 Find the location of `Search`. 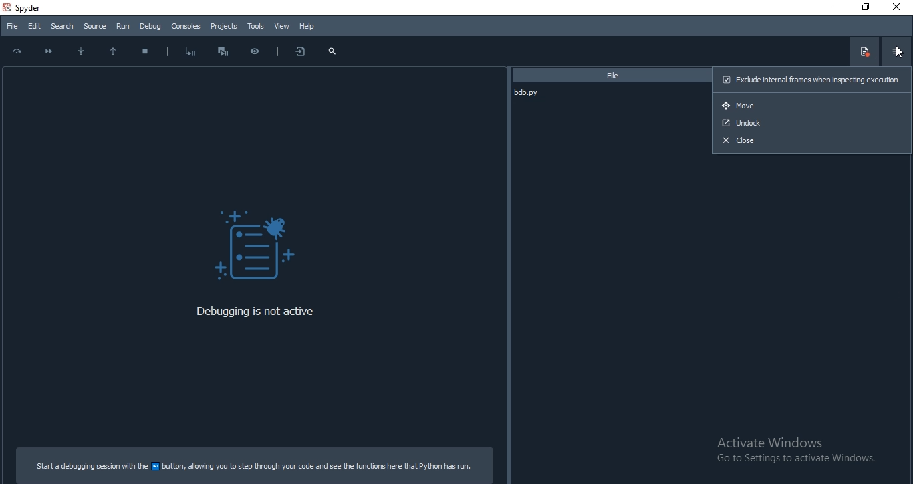

Search is located at coordinates (61, 26).